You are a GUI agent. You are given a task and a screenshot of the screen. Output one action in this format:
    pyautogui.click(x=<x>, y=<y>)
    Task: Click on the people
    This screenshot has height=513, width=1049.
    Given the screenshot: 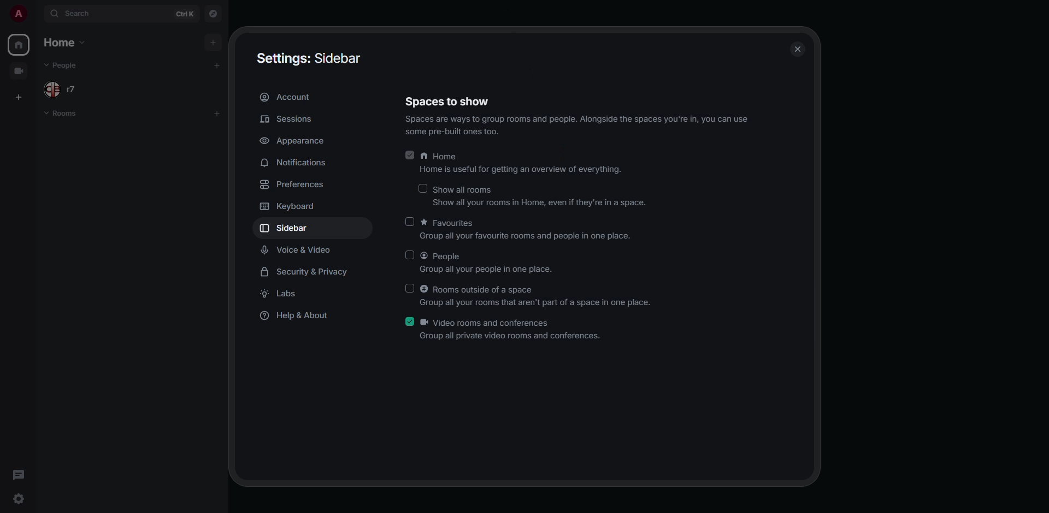 What is the action you would take?
    pyautogui.click(x=66, y=65)
    